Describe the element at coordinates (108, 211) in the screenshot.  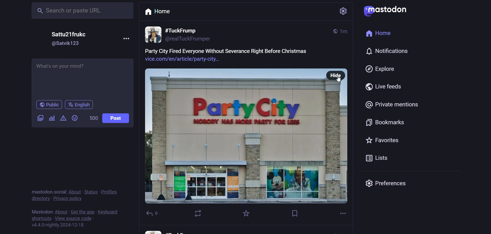
I see `Keyboard` at that location.